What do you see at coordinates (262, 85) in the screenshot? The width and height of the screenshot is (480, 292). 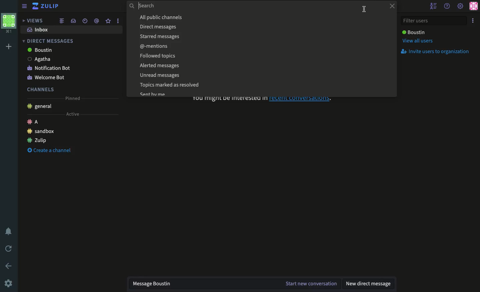 I see `Topics marked as resolved` at bounding box center [262, 85].